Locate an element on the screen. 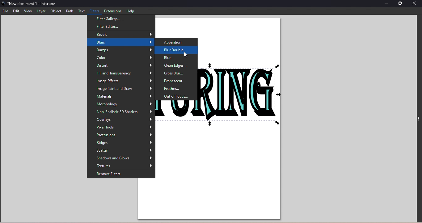 This screenshot has width=422, height=223. Color is located at coordinates (121, 58).